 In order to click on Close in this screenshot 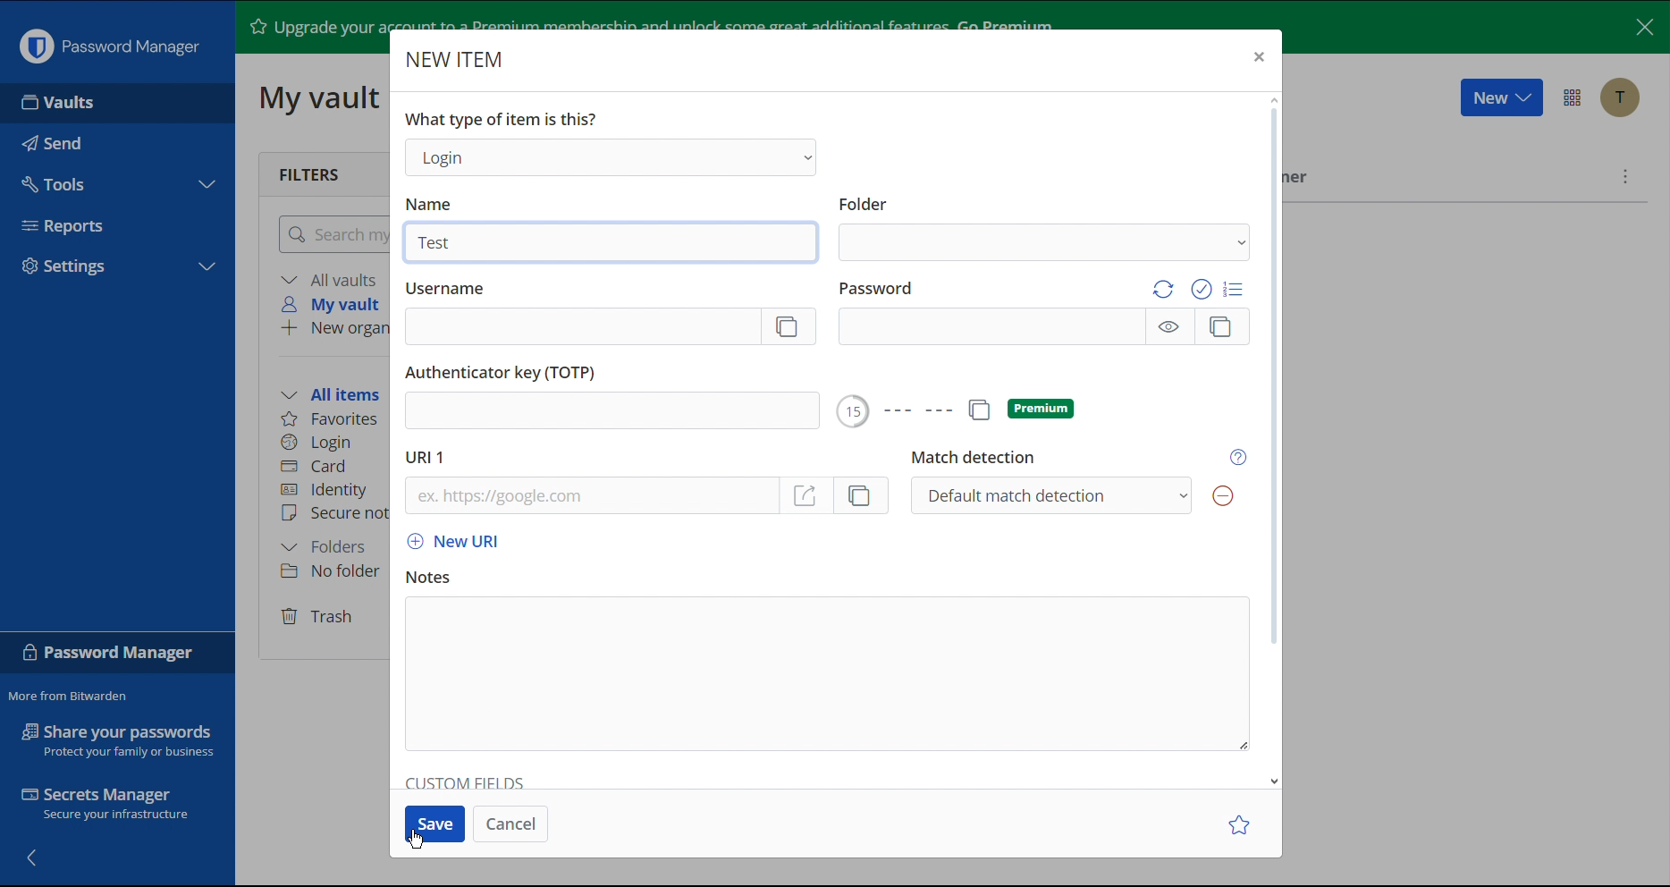, I will do `click(1641, 25)`.